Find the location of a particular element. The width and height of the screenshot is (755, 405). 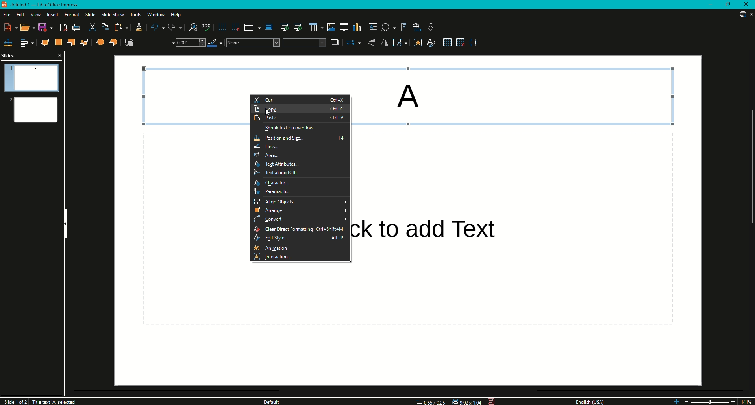

Scroll is located at coordinates (407, 392).